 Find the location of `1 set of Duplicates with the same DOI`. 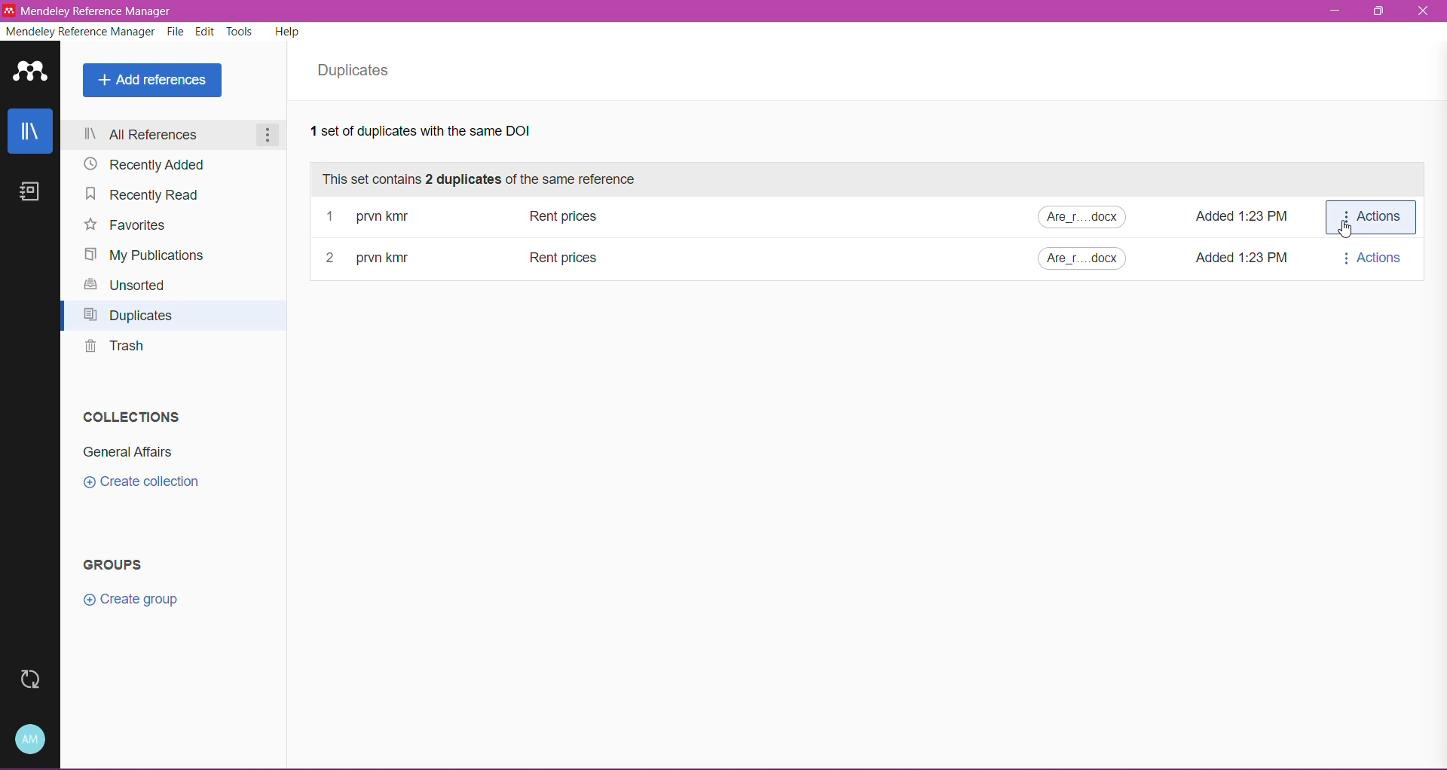

1 set of Duplicates with the same DOI is located at coordinates (446, 133).